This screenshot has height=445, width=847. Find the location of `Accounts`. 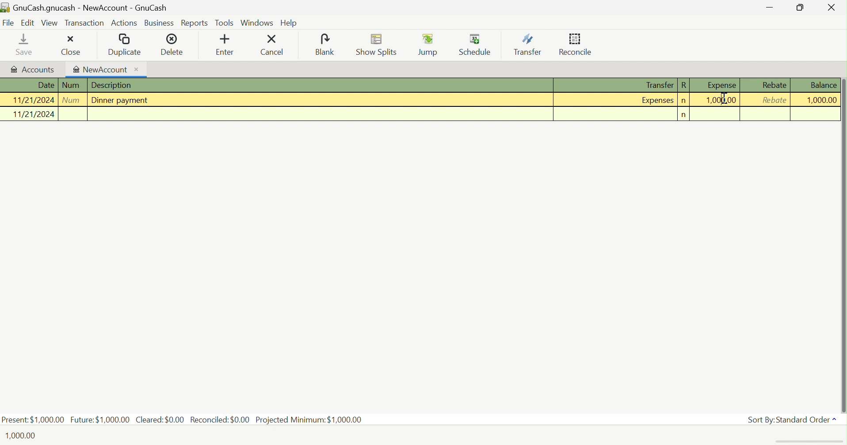

Accounts is located at coordinates (32, 68).